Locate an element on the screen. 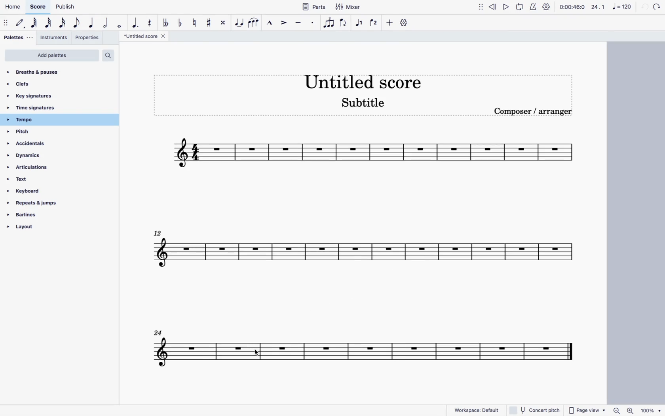 The width and height of the screenshot is (665, 416). mixer is located at coordinates (348, 8).